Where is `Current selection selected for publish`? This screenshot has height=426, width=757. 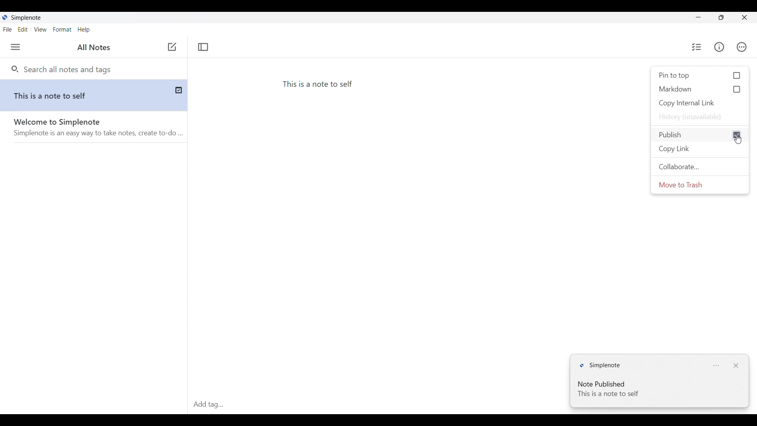
Current selection selected for publish is located at coordinates (737, 135).